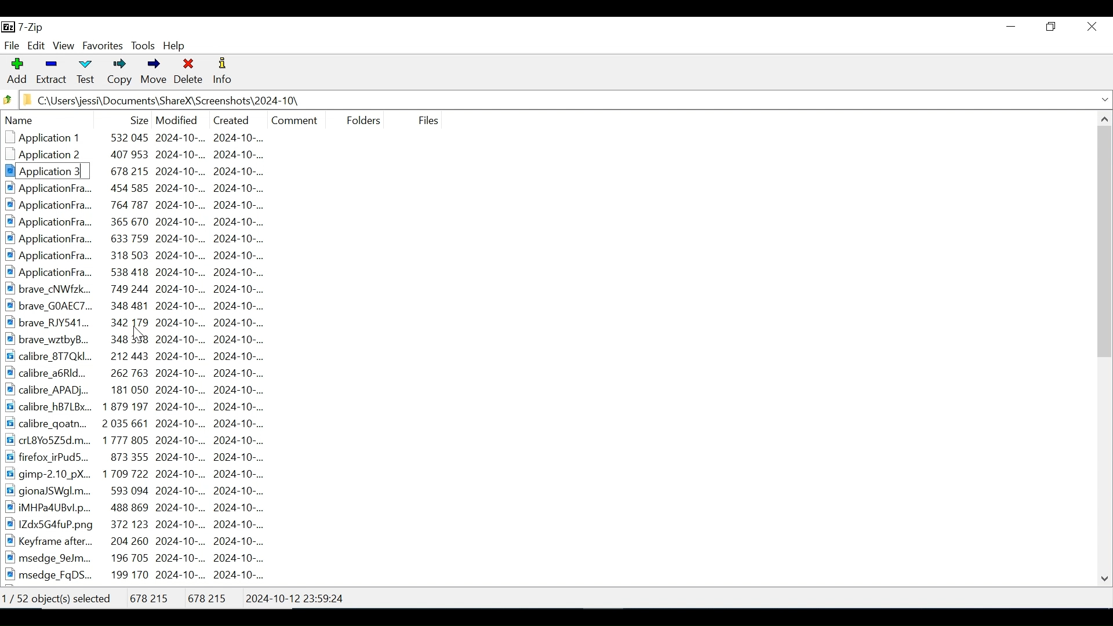 The image size is (1113, 626). I want to click on Date Modified, so click(177, 119).